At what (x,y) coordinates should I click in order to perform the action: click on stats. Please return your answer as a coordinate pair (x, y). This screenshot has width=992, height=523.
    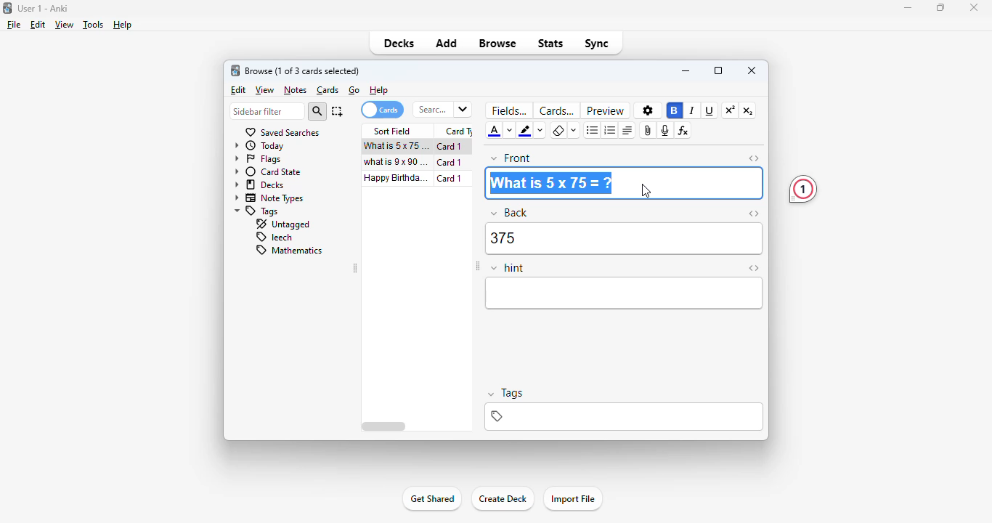
    Looking at the image, I should click on (550, 44).